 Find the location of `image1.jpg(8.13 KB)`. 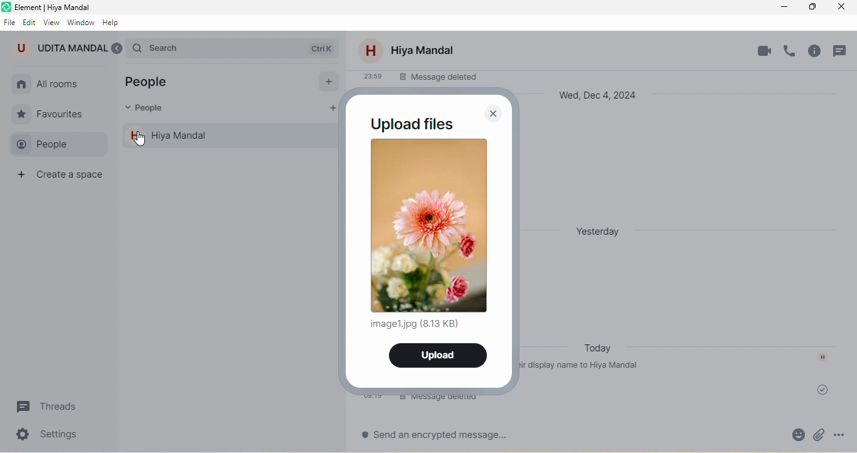

image1.jpg(8.13 KB) is located at coordinates (414, 323).